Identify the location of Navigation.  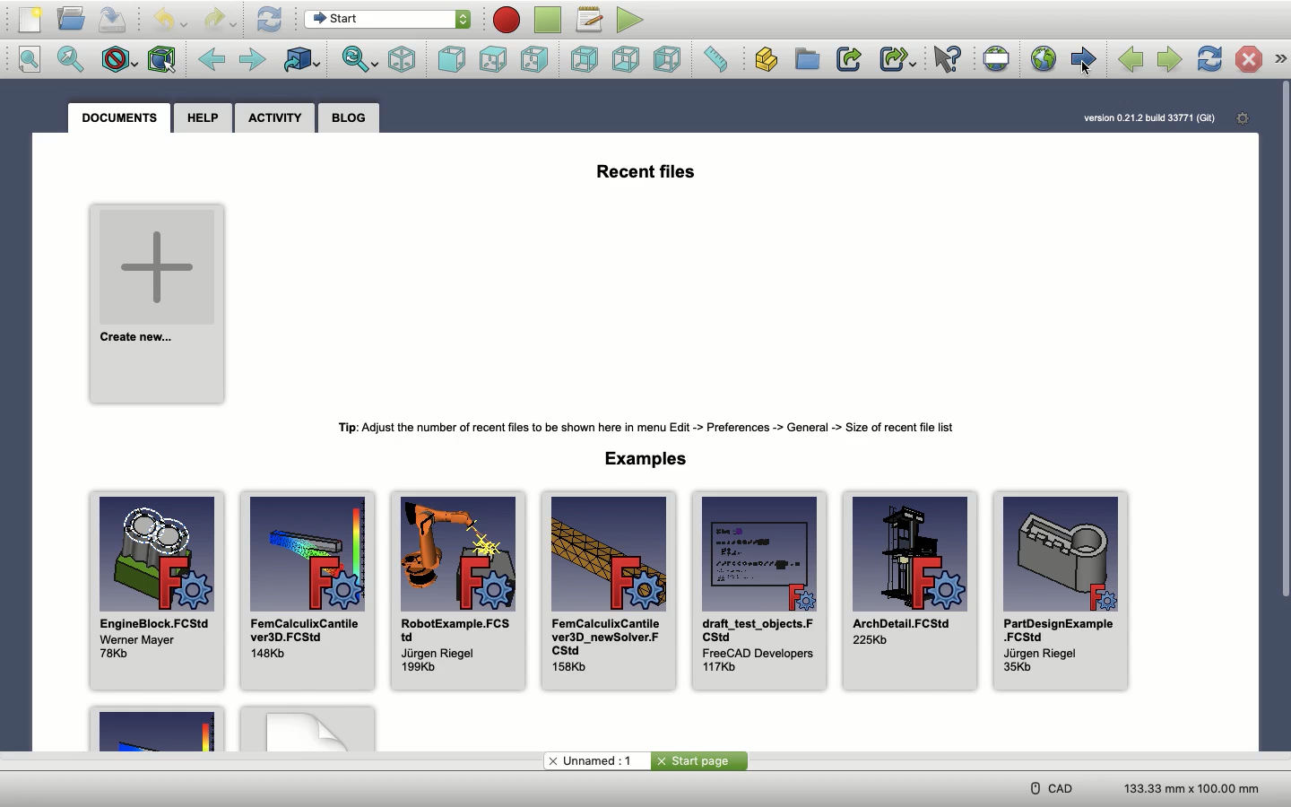
(1281, 59).